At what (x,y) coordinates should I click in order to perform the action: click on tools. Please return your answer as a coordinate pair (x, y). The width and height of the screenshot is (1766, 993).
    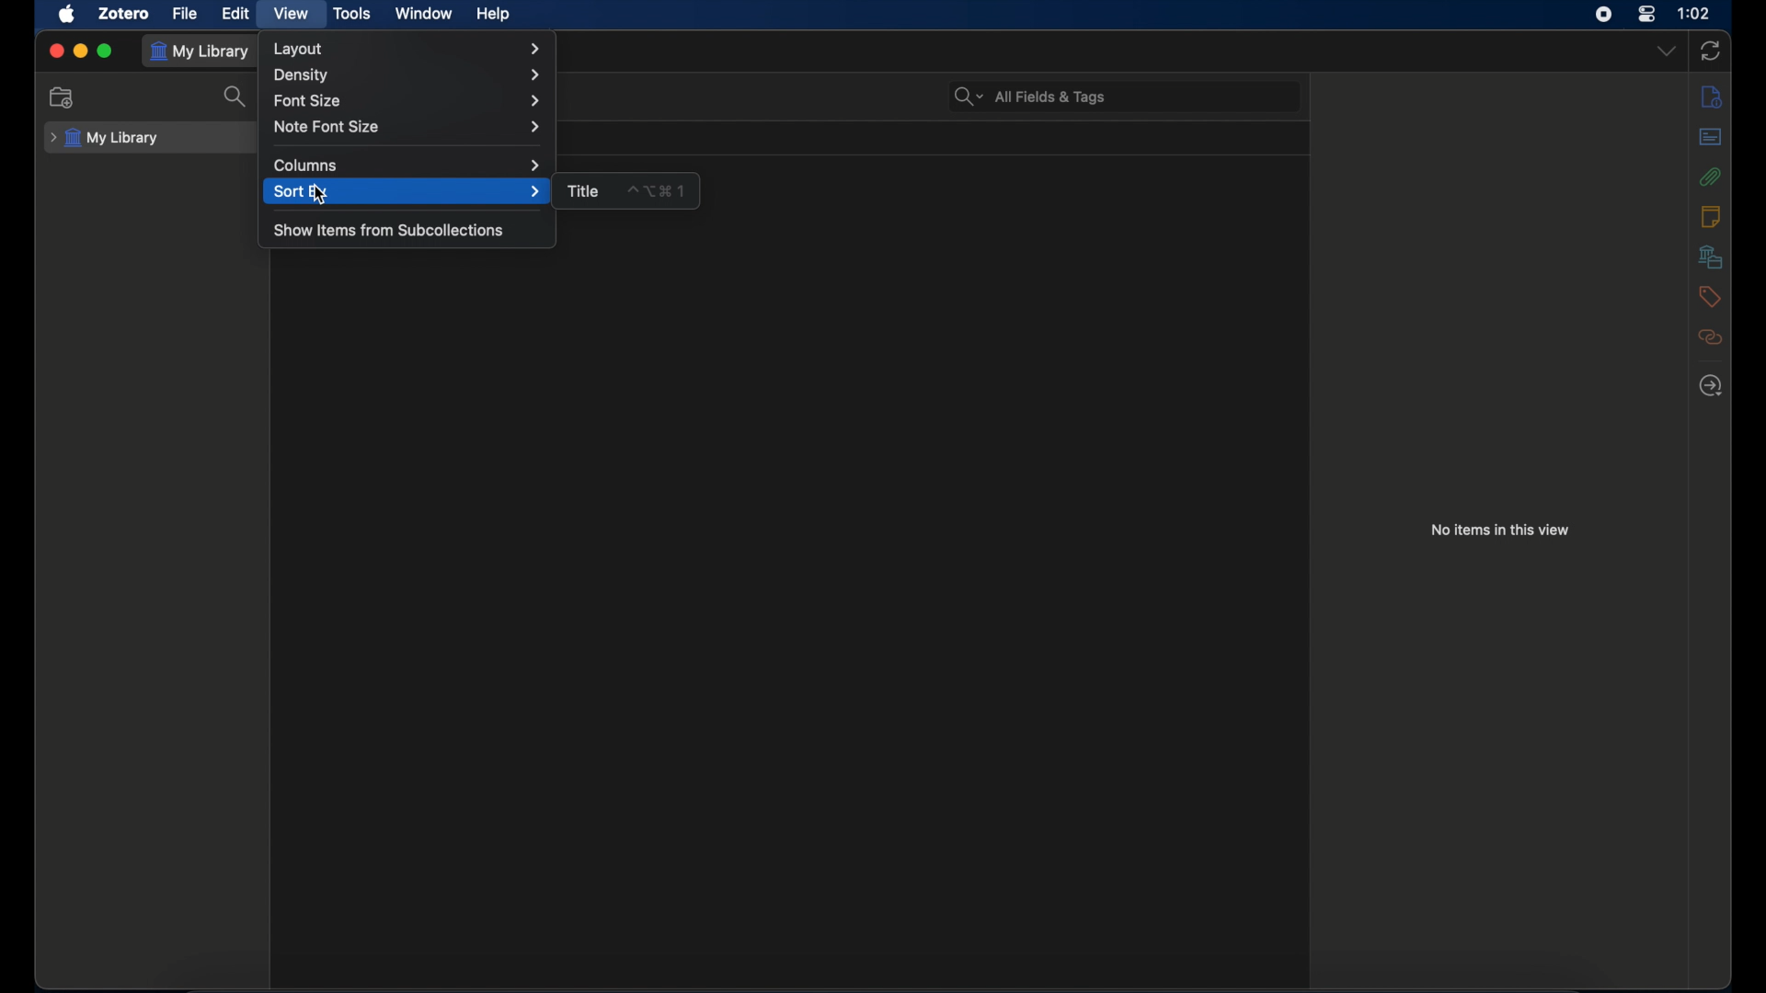
    Looking at the image, I should click on (352, 13).